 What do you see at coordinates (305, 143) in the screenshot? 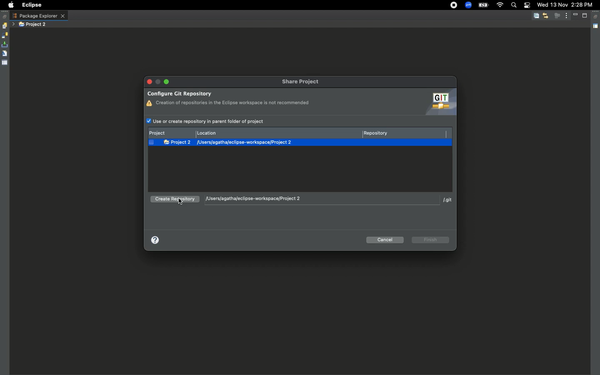
I see `Project 2 /Users/agatha/eclipse-workspace/Project 2` at bounding box center [305, 143].